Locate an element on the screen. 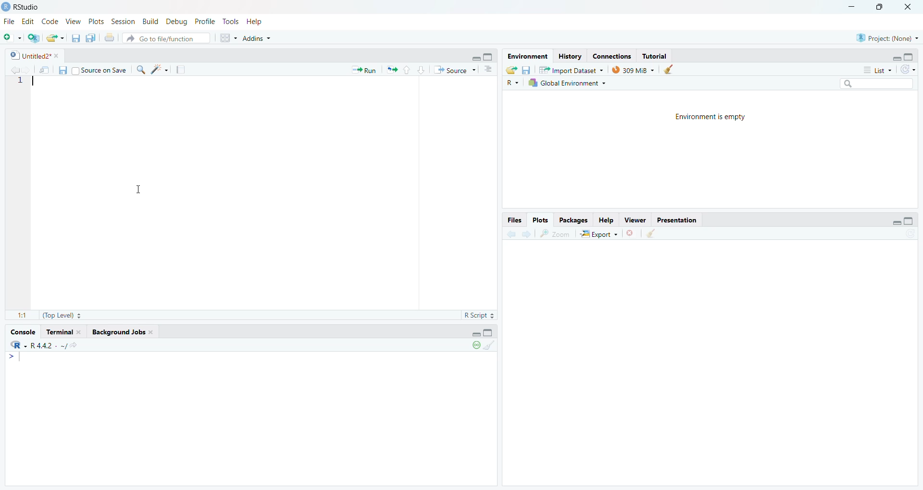 The image size is (923, 490). Tutorial is located at coordinates (658, 55).